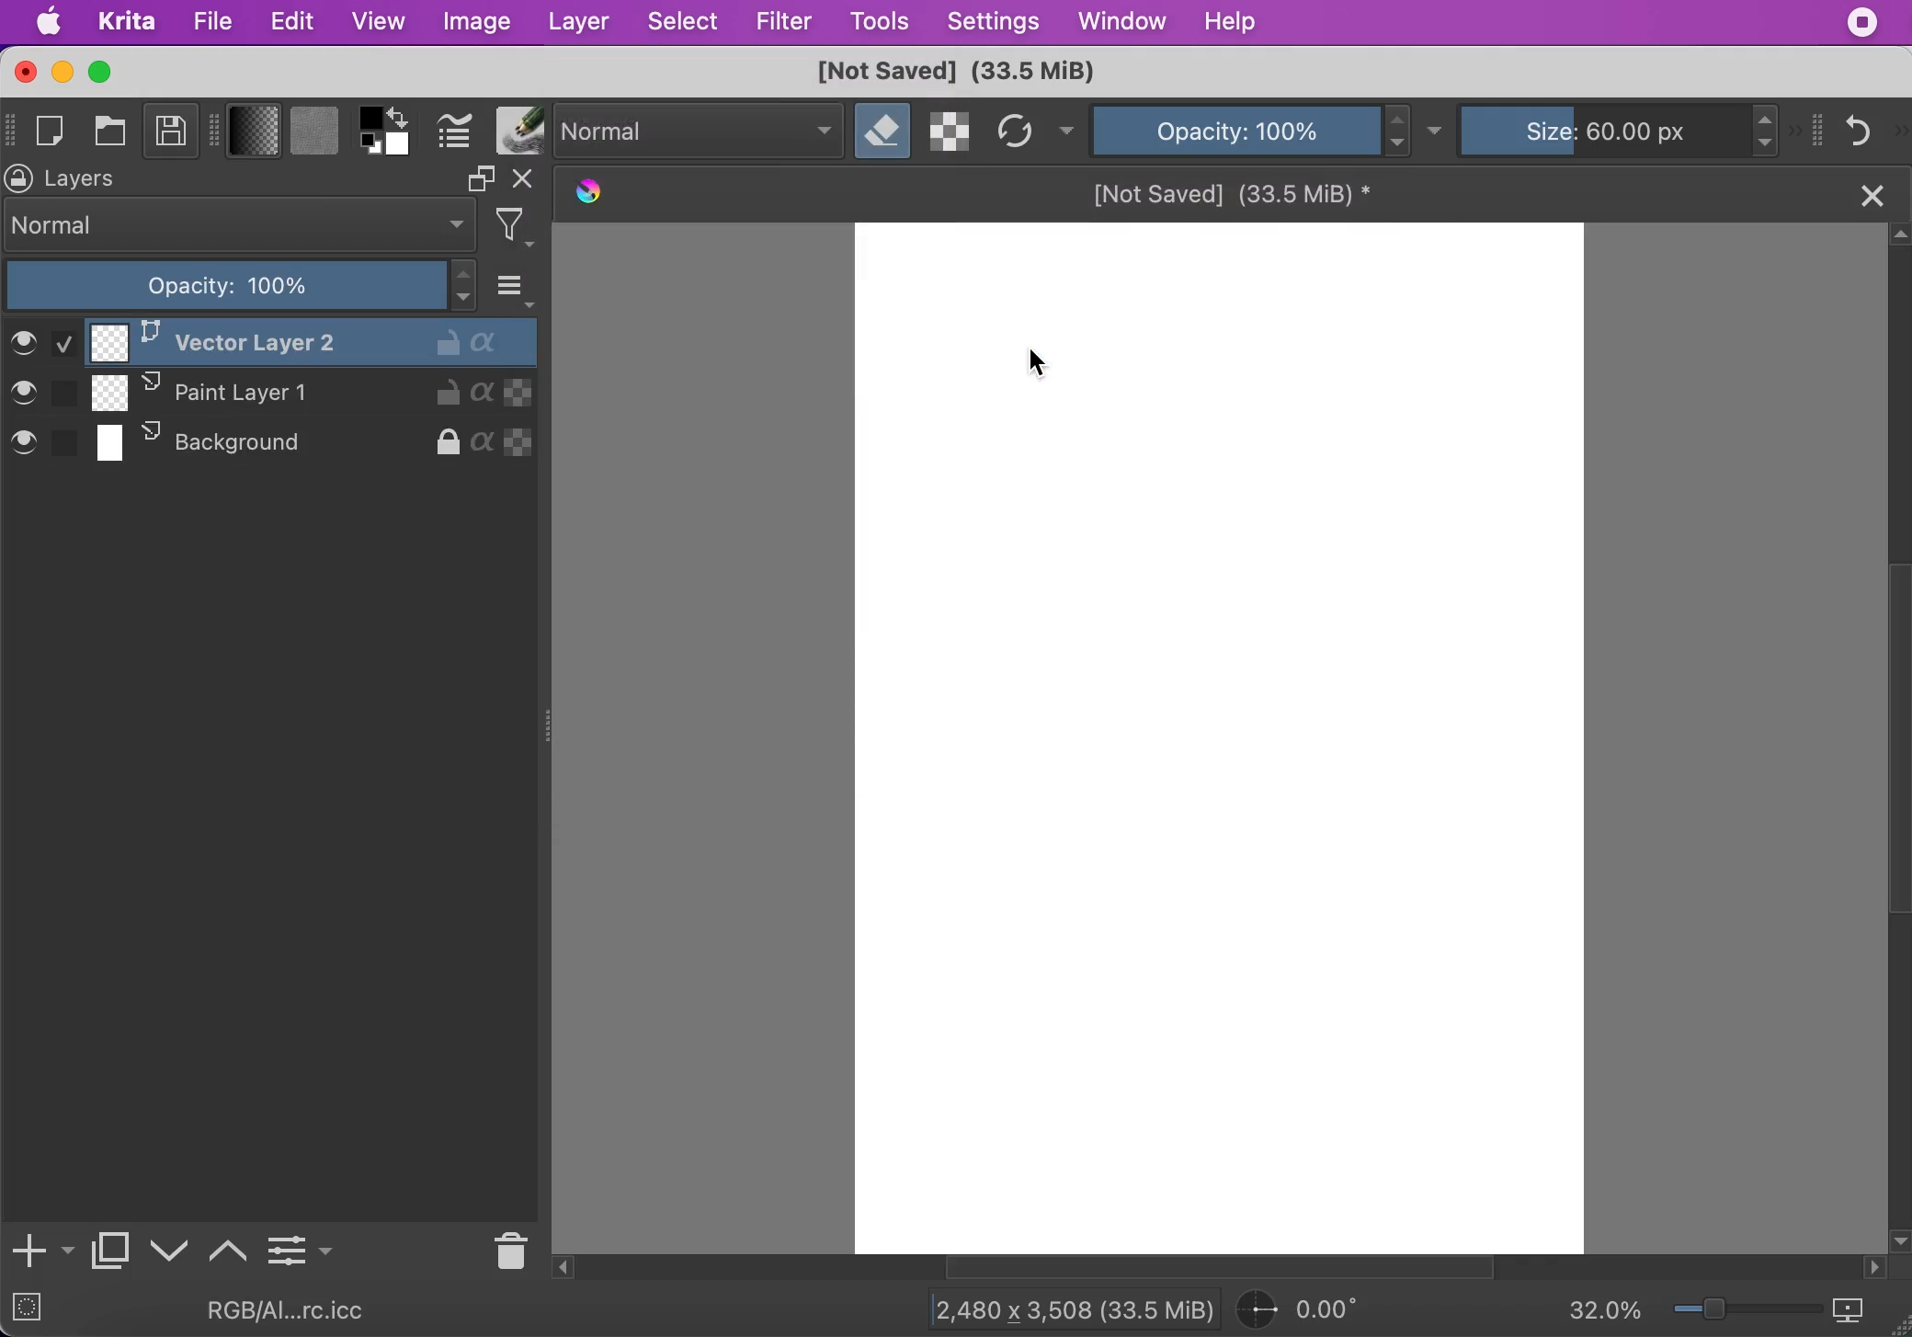 The image size is (1912, 1337). Describe the element at coordinates (1861, 1311) in the screenshot. I see `map the display canvas size between pixel size or print size` at that location.